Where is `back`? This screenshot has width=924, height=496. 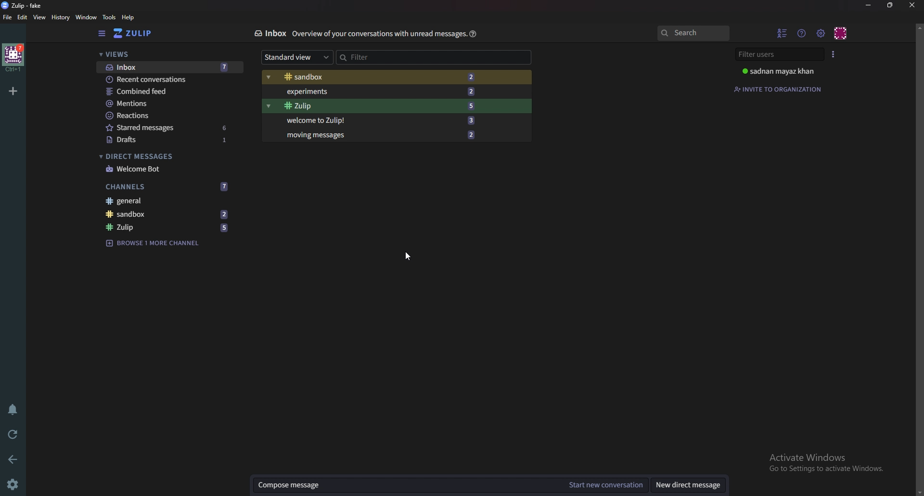
back is located at coordinates (15, 458).